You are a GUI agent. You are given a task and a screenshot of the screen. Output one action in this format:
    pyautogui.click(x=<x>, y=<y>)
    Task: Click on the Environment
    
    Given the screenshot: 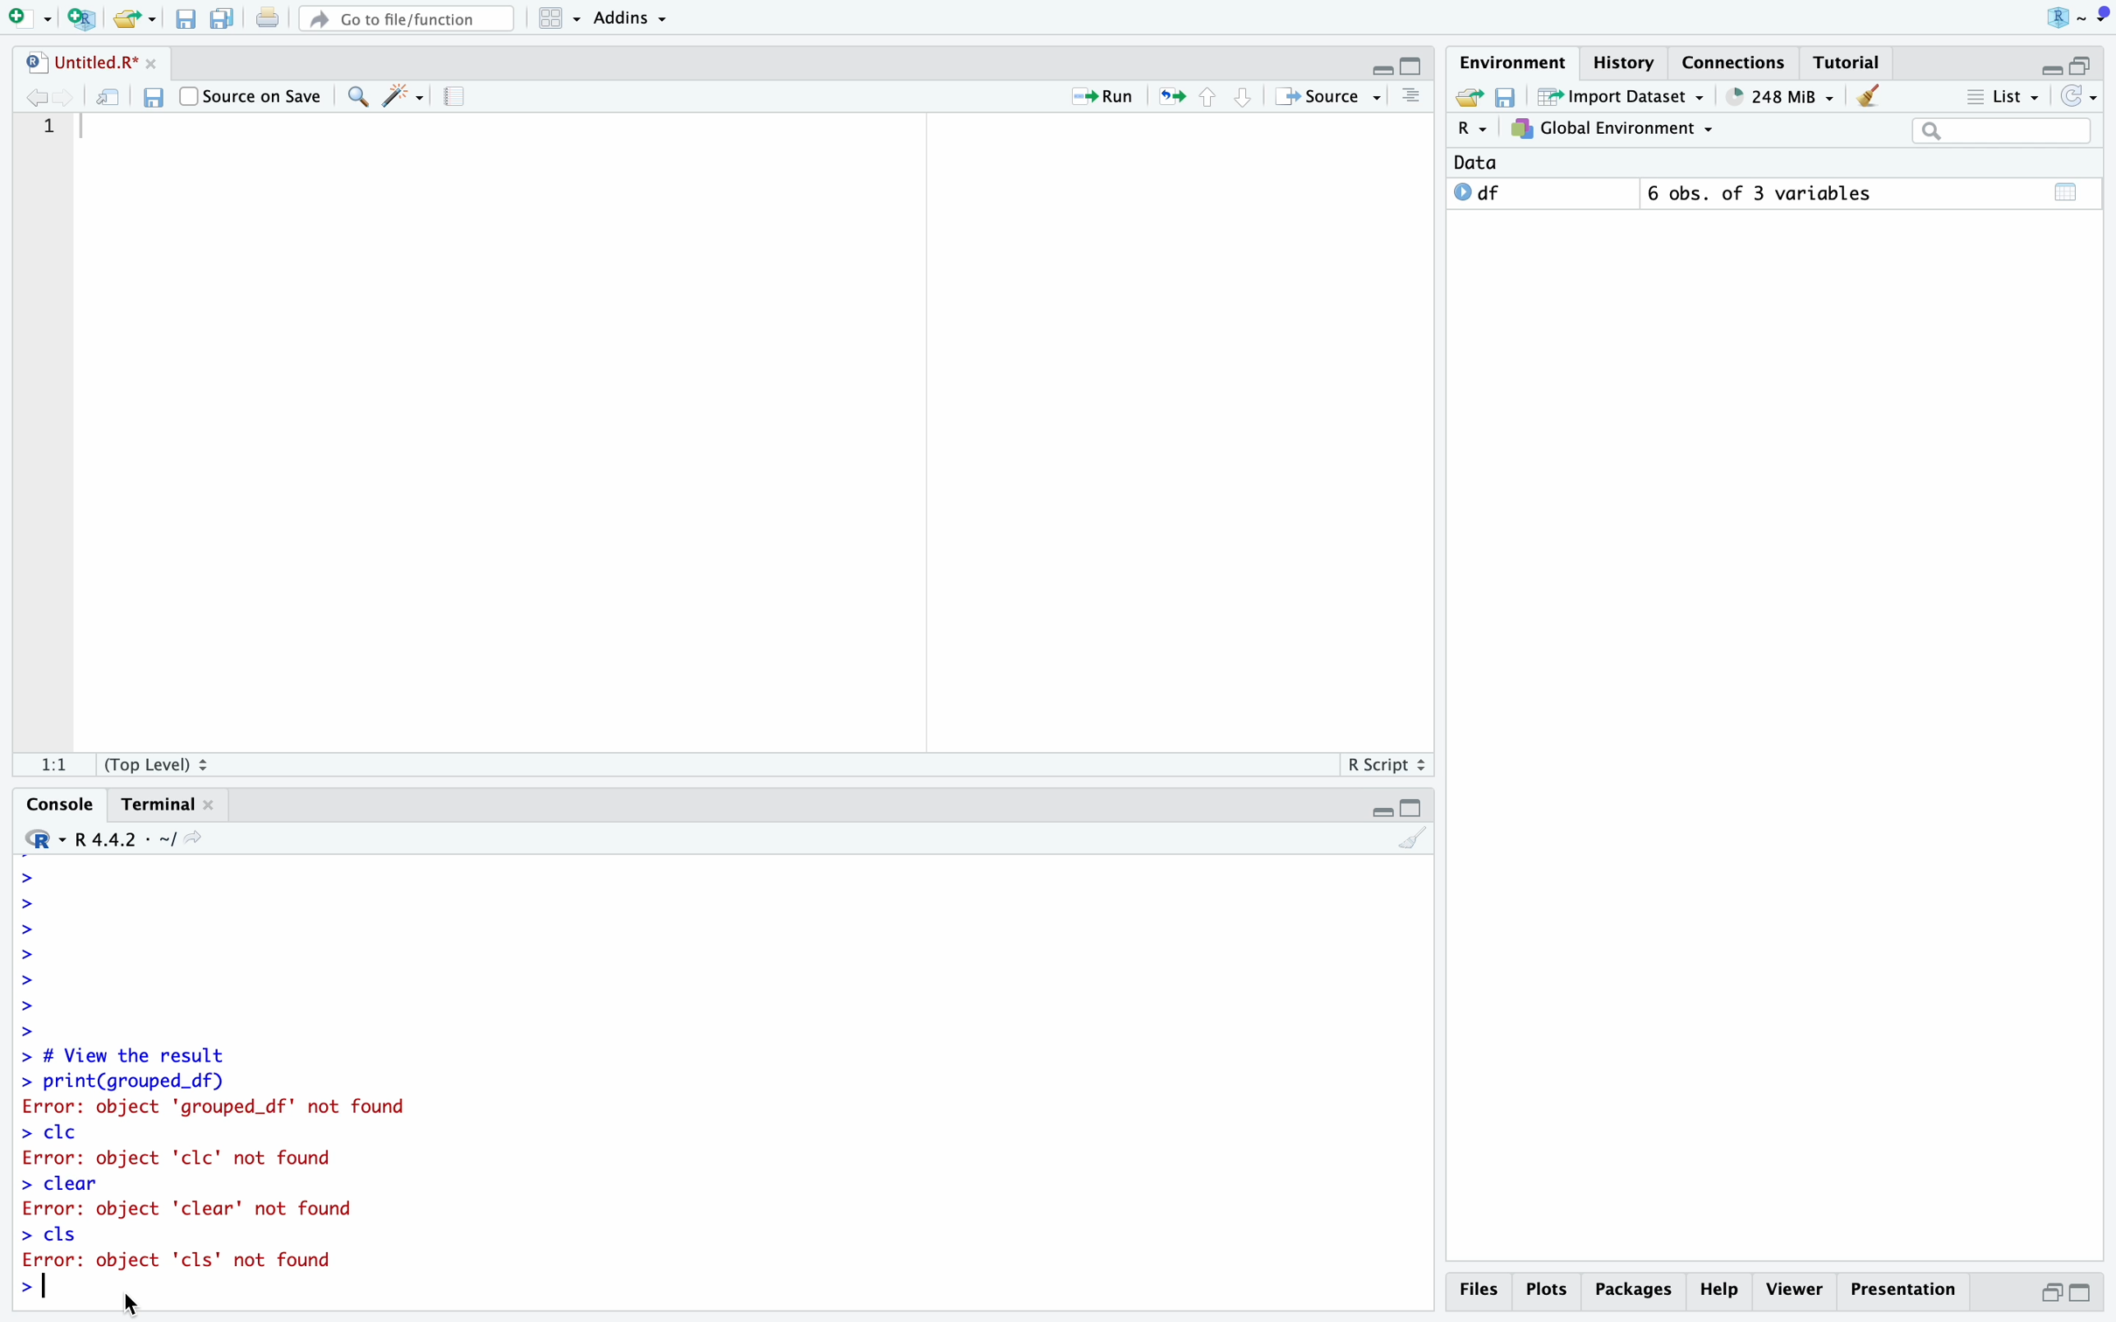 What is the action you would take?
    pyautogui.click(x=1513, y=61)
    